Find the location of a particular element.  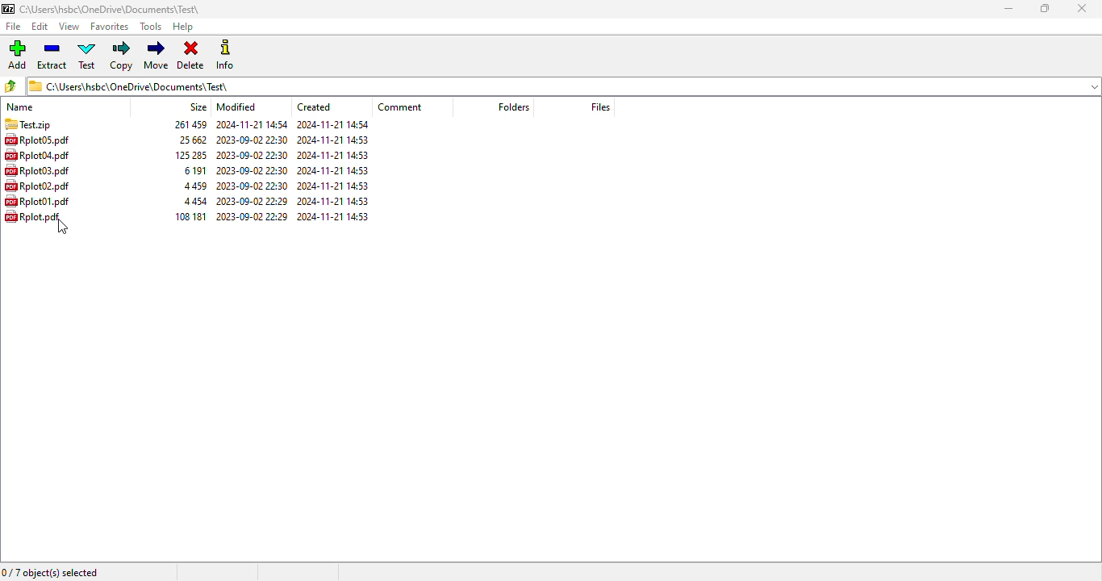

 Rplot02.pdf is located at coordinates (38, 187).